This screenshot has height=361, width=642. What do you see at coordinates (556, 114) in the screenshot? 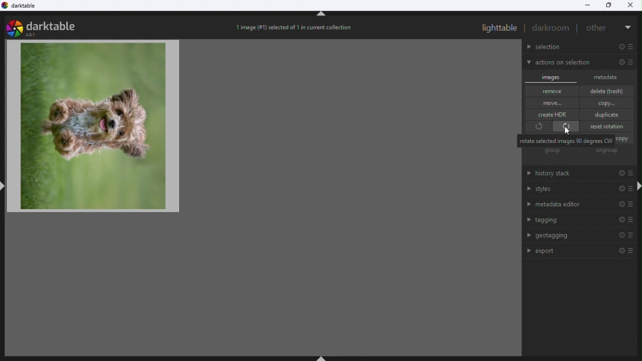
I see `Create HDr` at bounding box center [556, 114].